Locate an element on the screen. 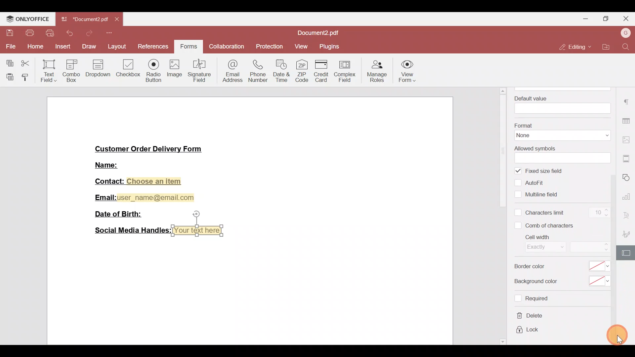 The image size is (635, 357). Social Media Handles is located at coordinates (130, 230).